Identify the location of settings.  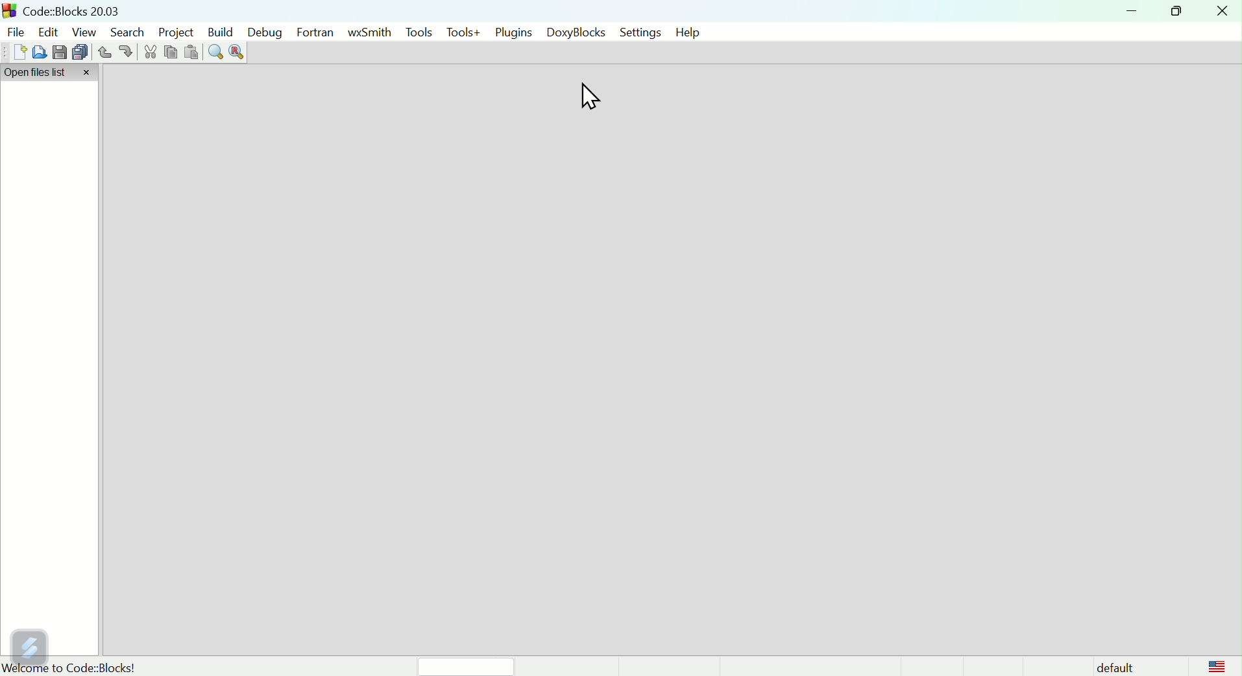
(640, 33).